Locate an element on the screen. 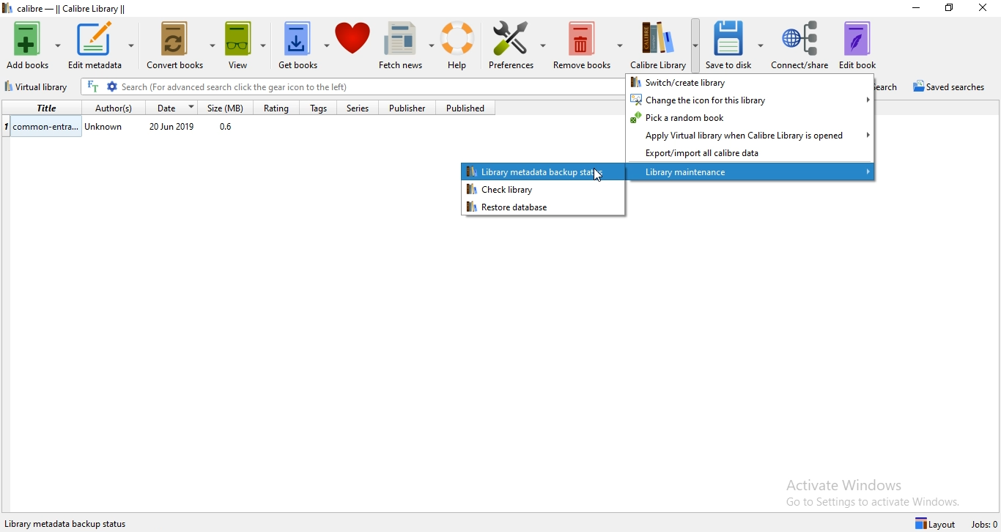 This screenshot has width=1001, height=532. Close is located at coordinates (981, 11).